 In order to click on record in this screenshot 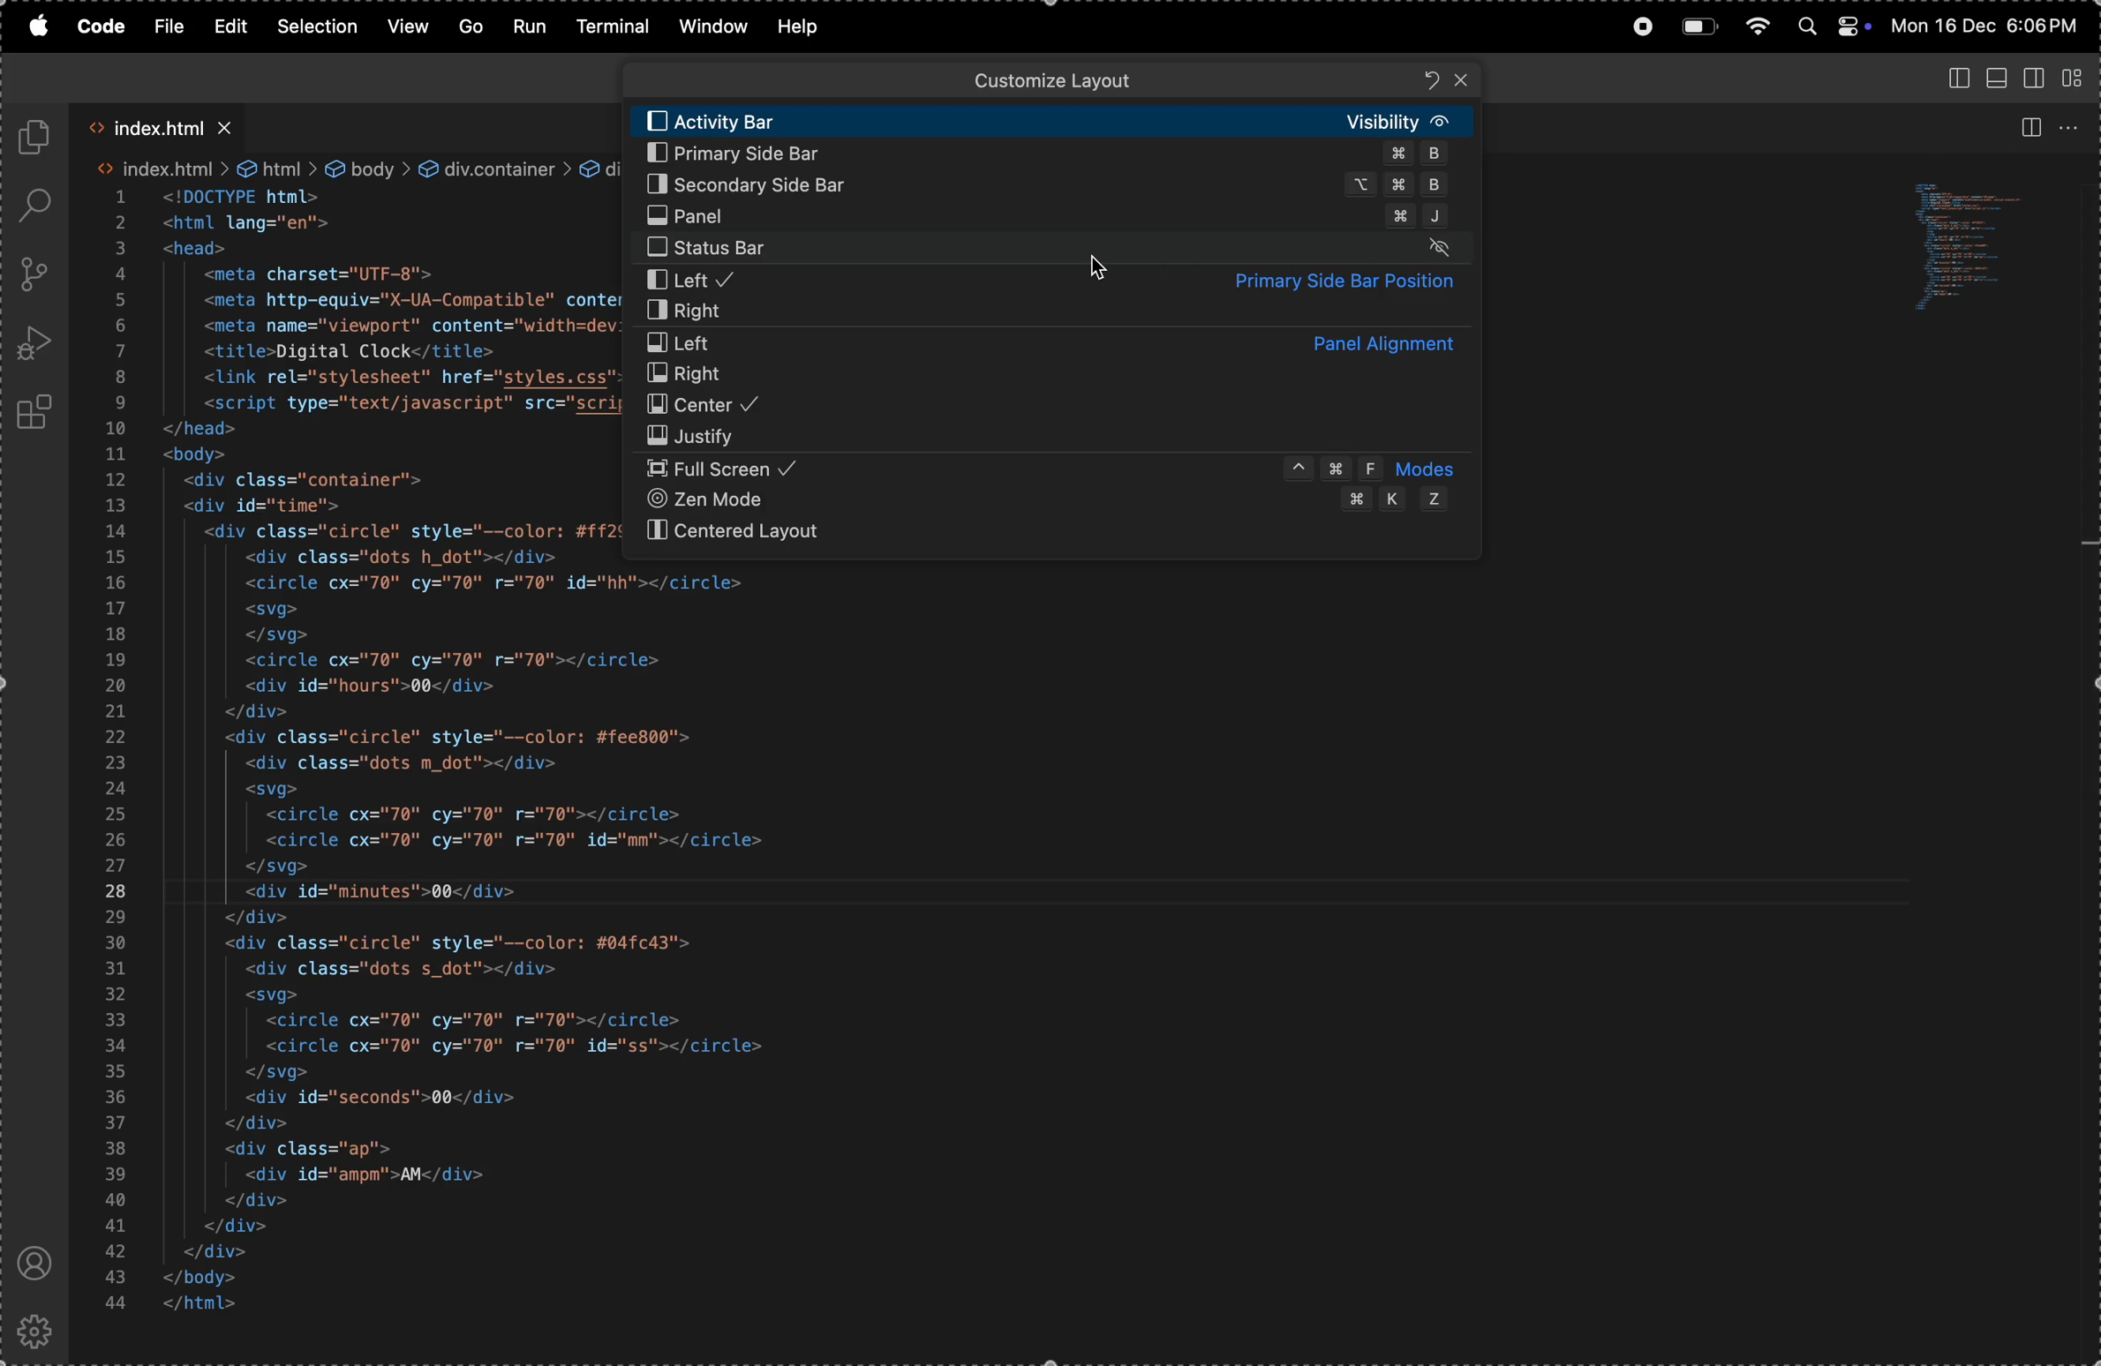, I will do `click(1637, 25)`.